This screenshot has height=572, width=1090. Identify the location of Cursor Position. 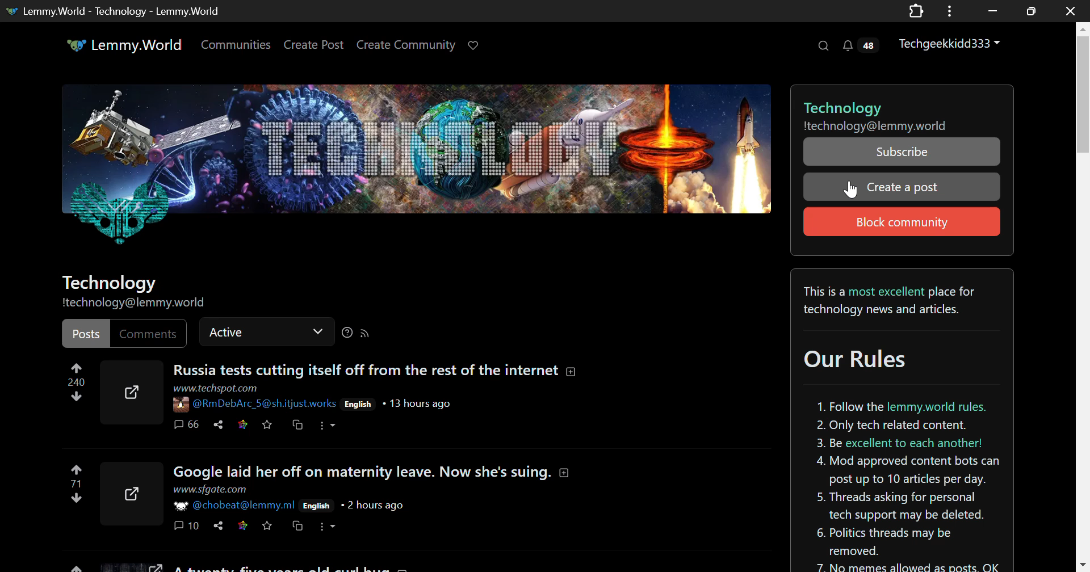
(852, 189).